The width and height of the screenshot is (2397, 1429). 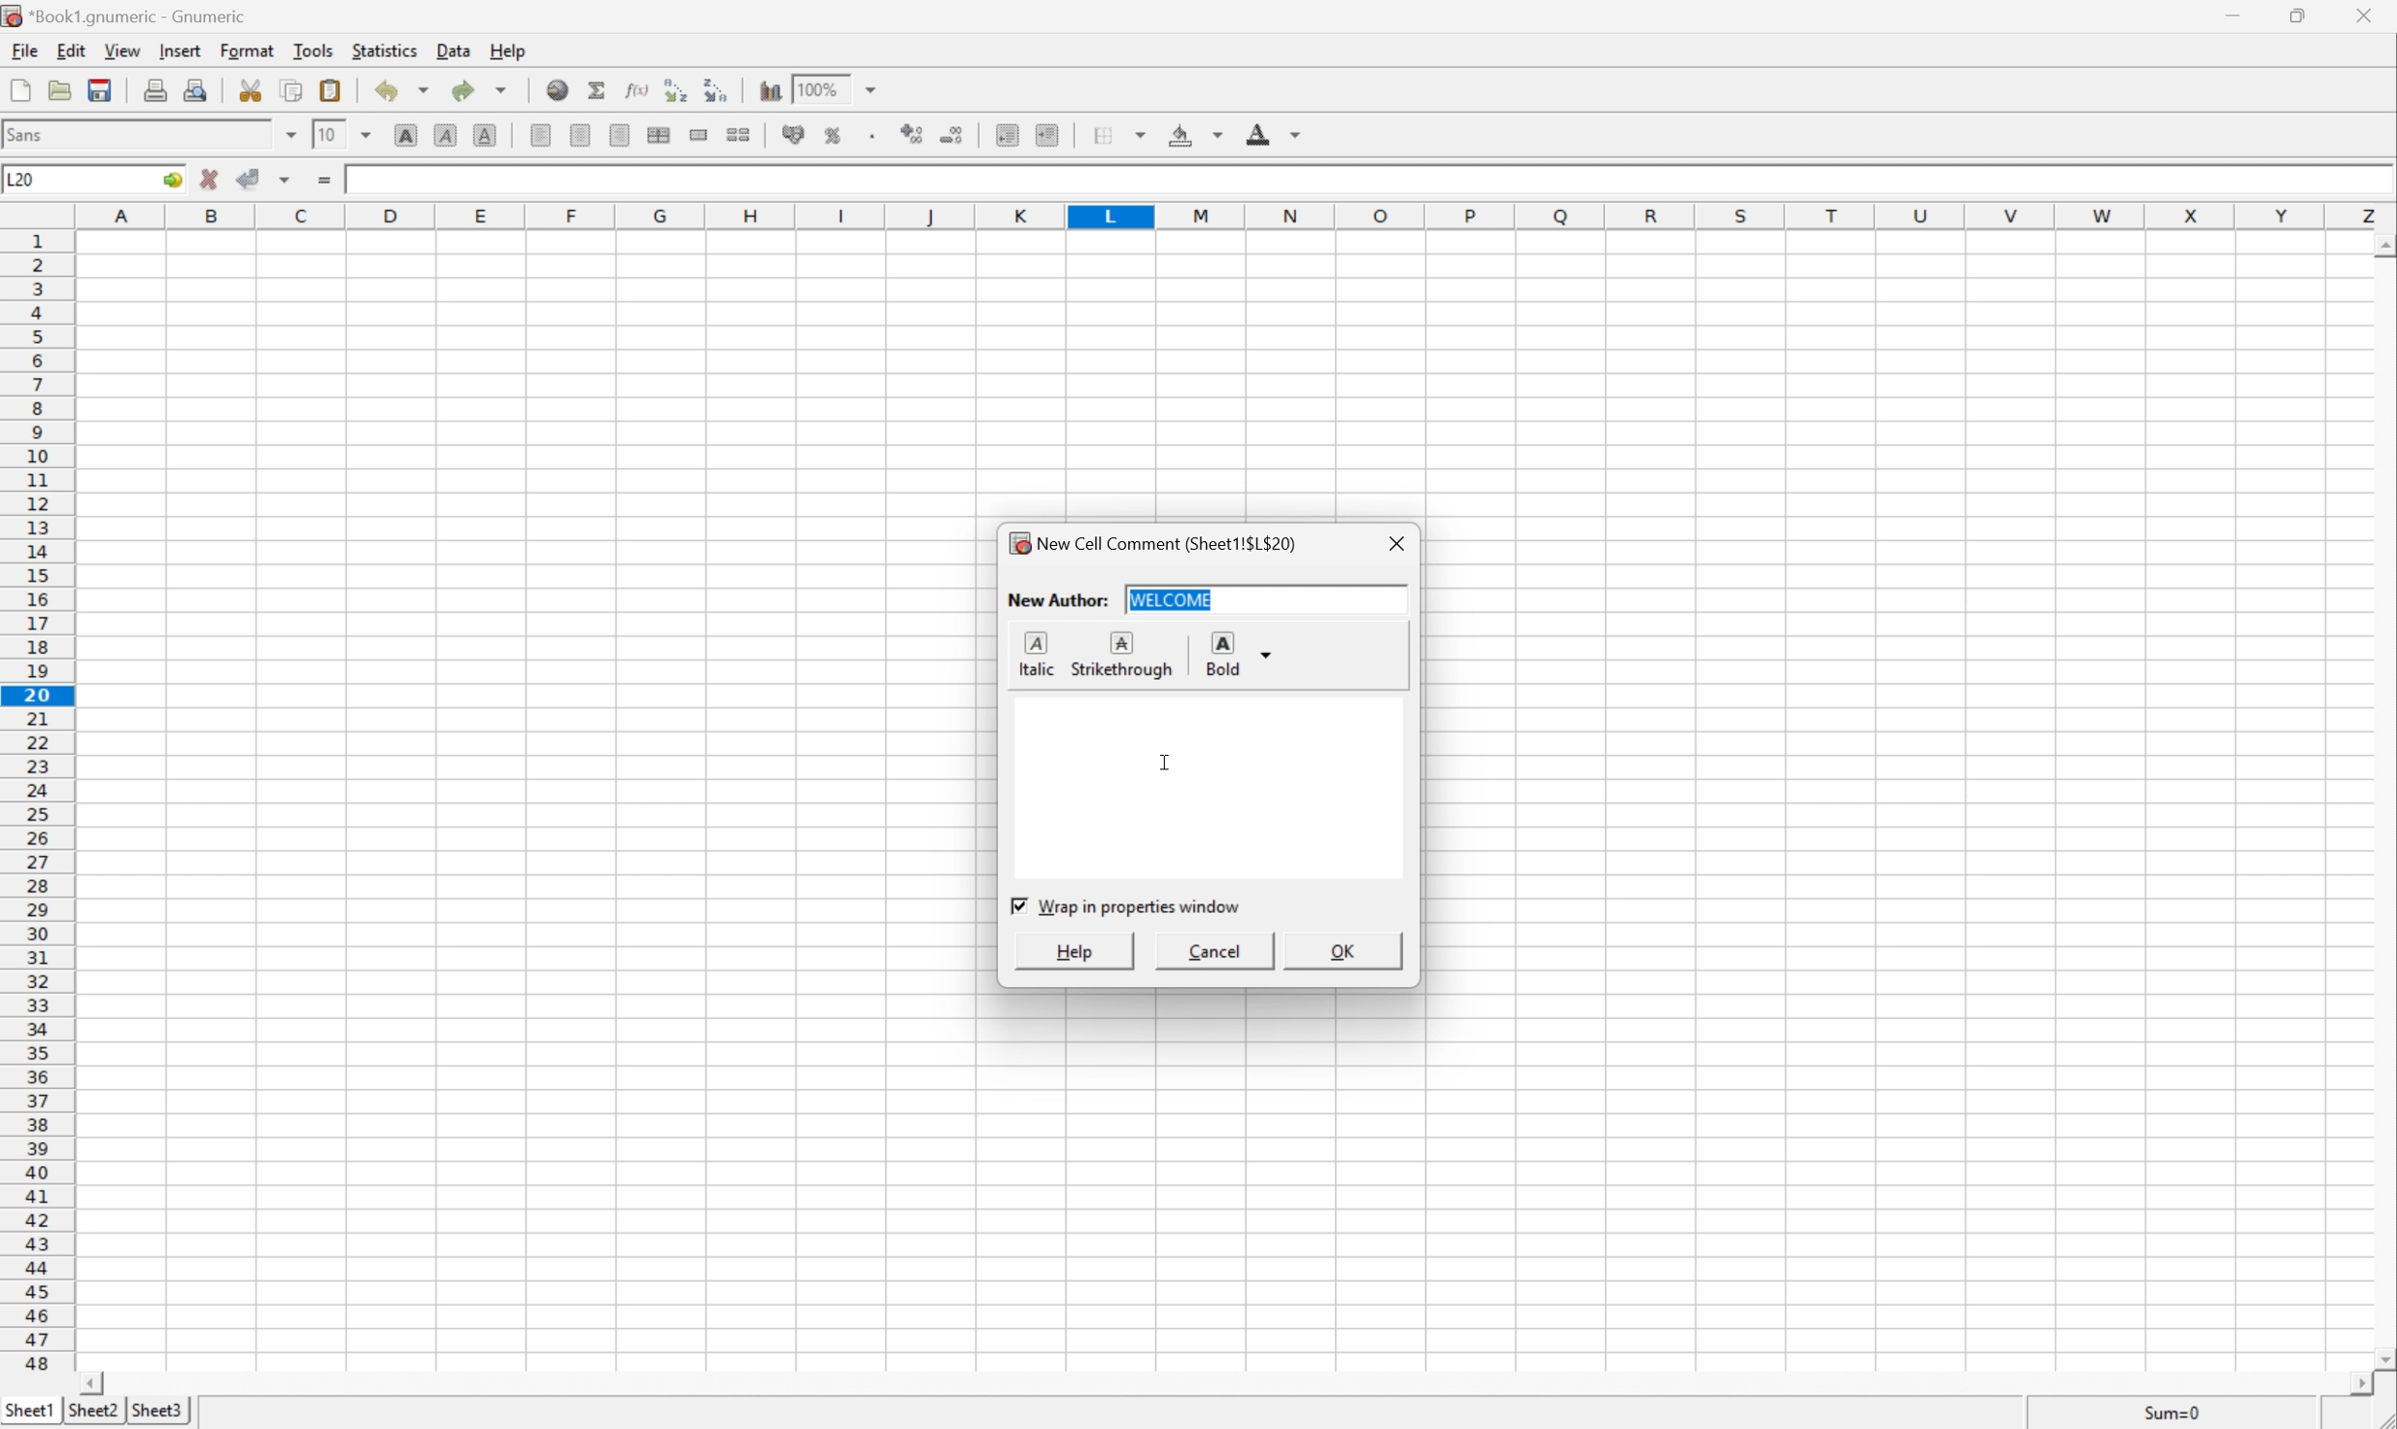 What do you see at coordinates (698, 137) in the screenshot?
I see `Merge a range of cells` at bounding box center [698, 137].